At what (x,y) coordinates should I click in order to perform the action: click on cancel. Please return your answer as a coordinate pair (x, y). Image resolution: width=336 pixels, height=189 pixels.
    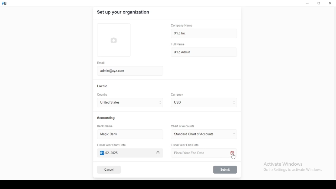
    Looking at the image, I should click on (109, 170).